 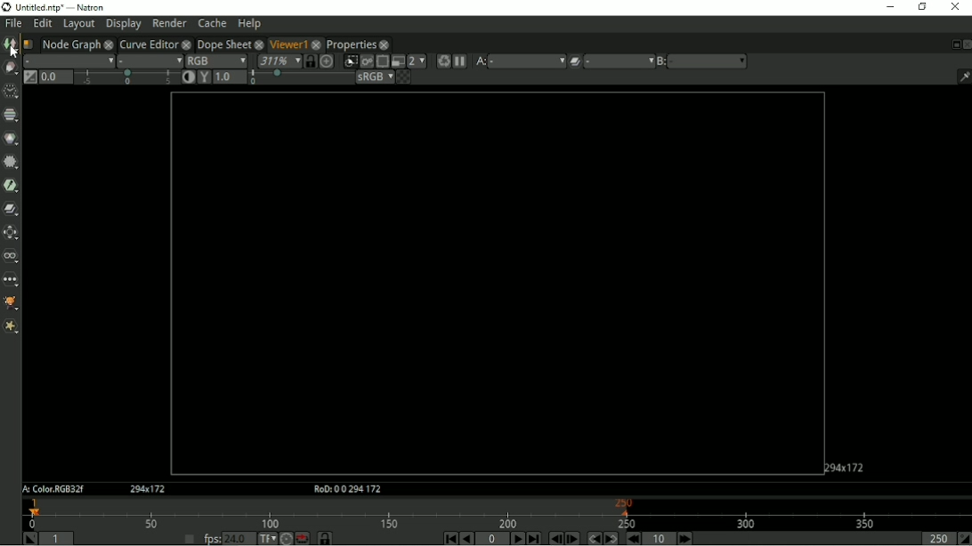 What do you see at coordinates (397, 61) in the screenshot?
I see `Proxy mode` at bounding box center [397, 61].